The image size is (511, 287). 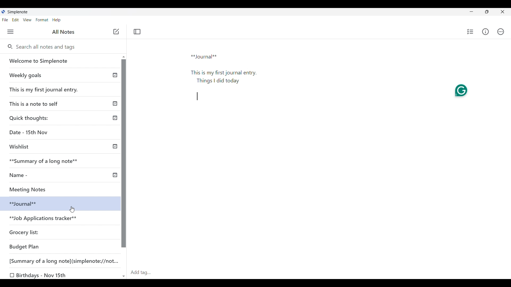 I want to click on Edit menu, so click(x=15, y=20).